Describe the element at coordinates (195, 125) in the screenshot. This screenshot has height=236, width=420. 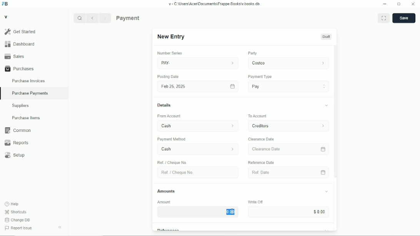
I see `From Account` at that location.